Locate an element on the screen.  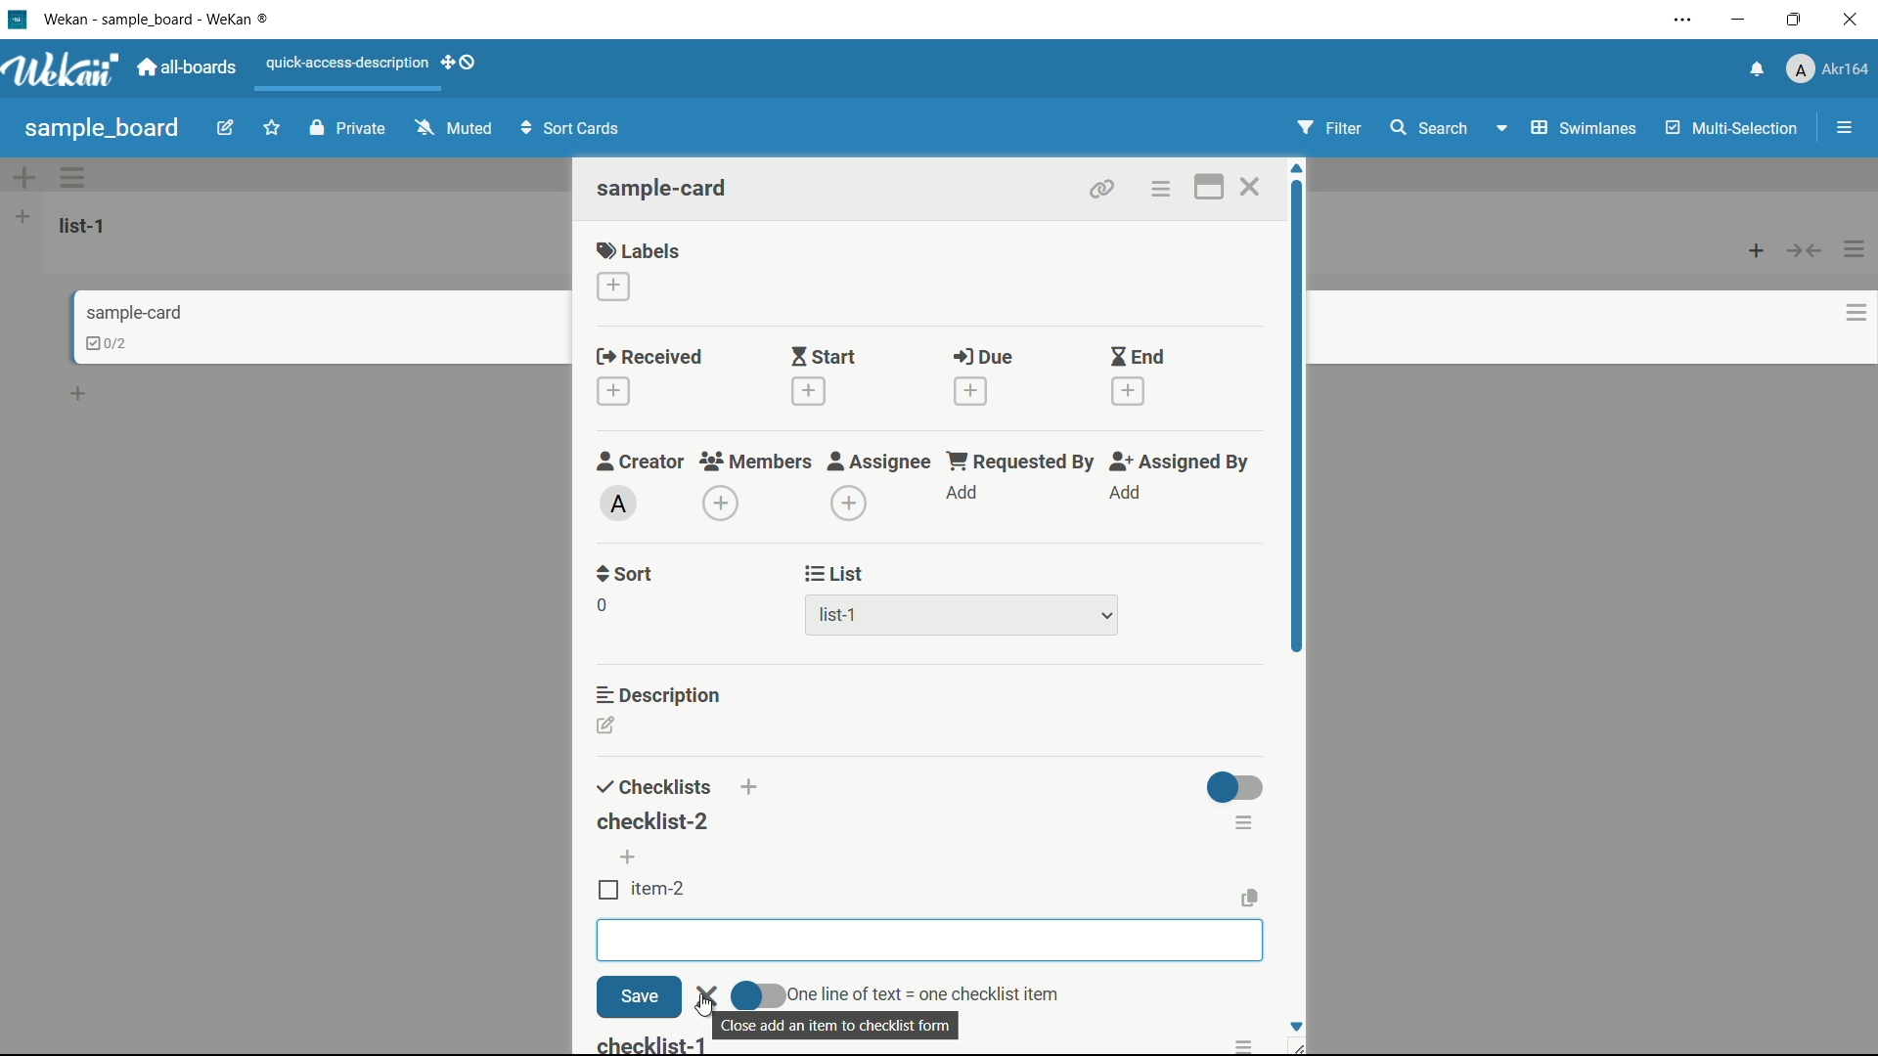
copy link to clipboard is located at coordinates (1099, 189).